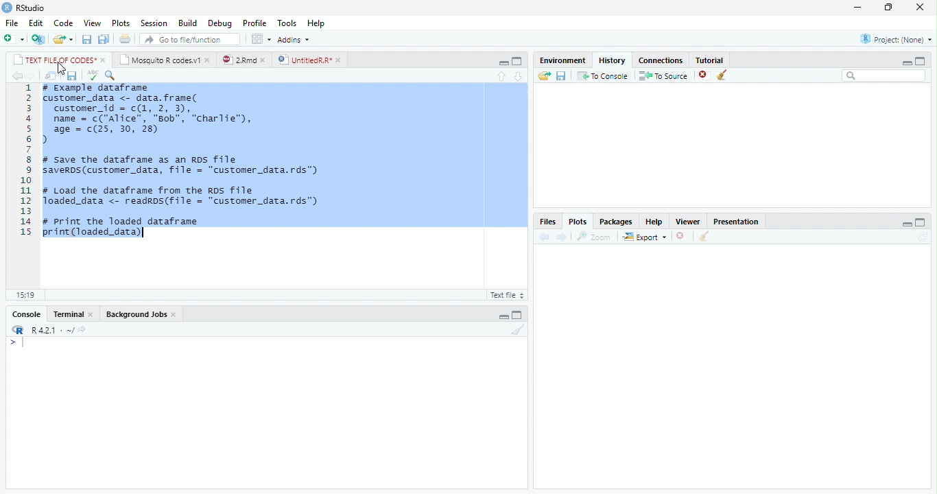  Describe the element at coordinates (63, 39) in the screenshot. I see `open file` at that location.